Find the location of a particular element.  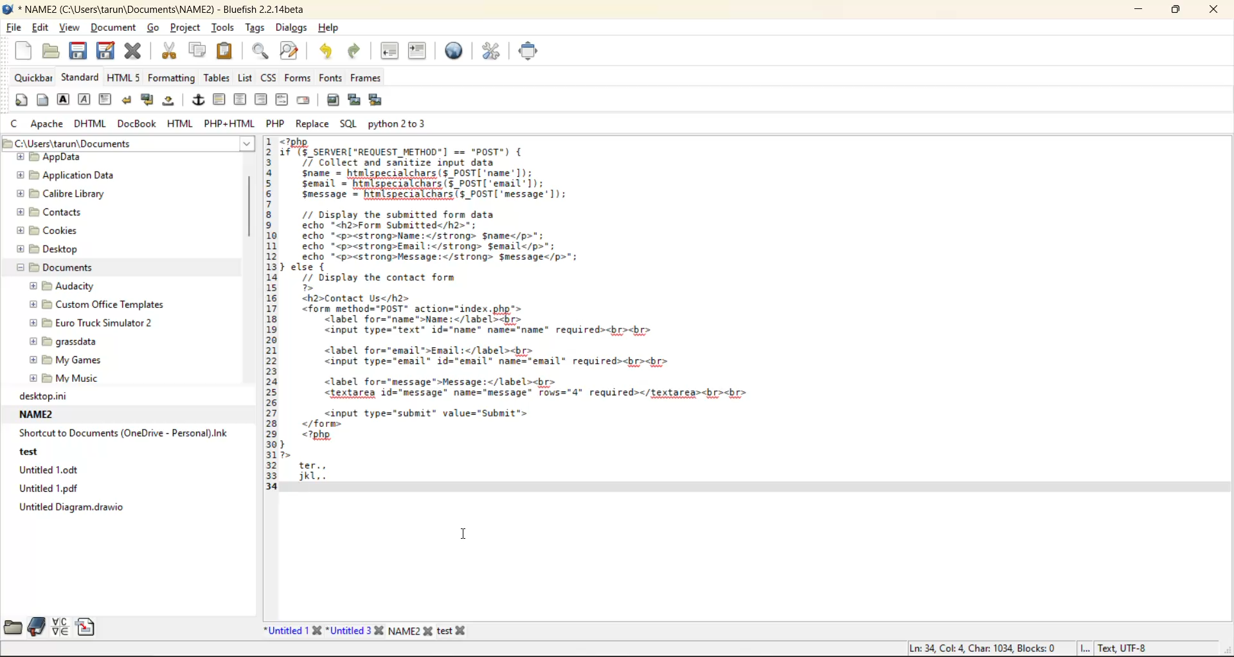

Text, UTF-8 is located at coordinates (1115, 649).